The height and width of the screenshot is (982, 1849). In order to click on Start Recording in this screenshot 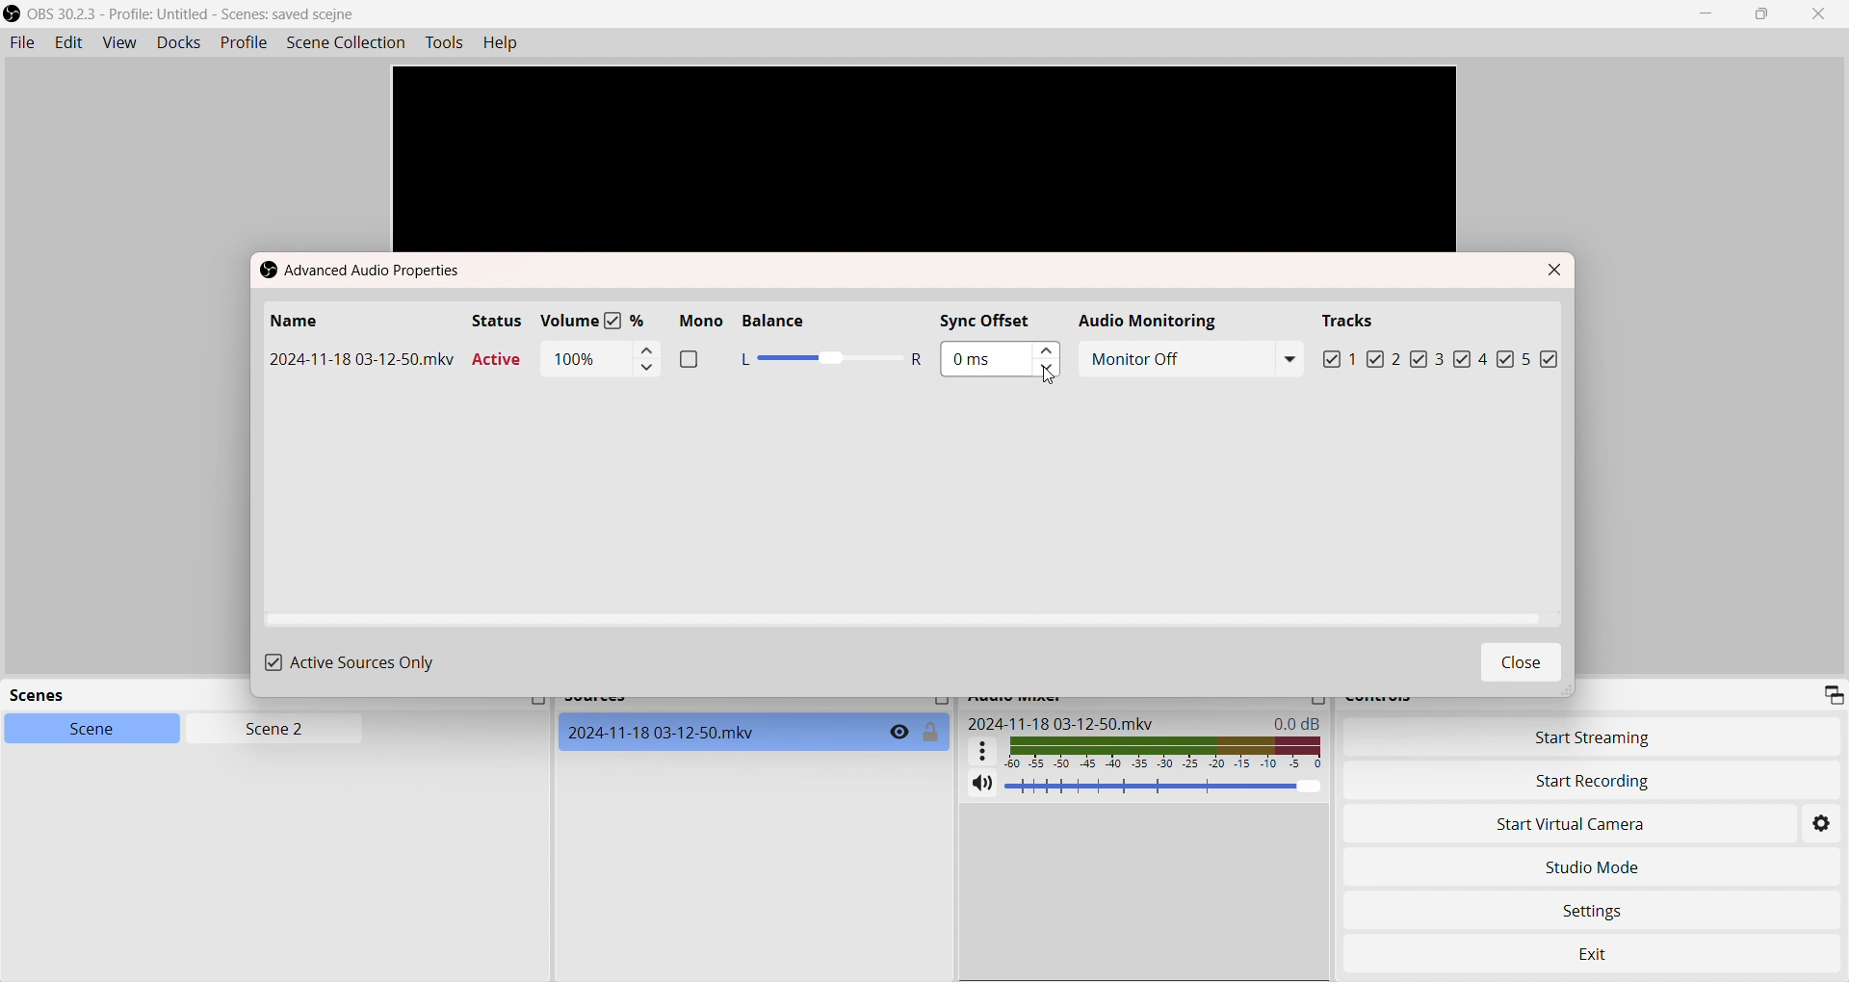, I will do `click(1593, 781)`.